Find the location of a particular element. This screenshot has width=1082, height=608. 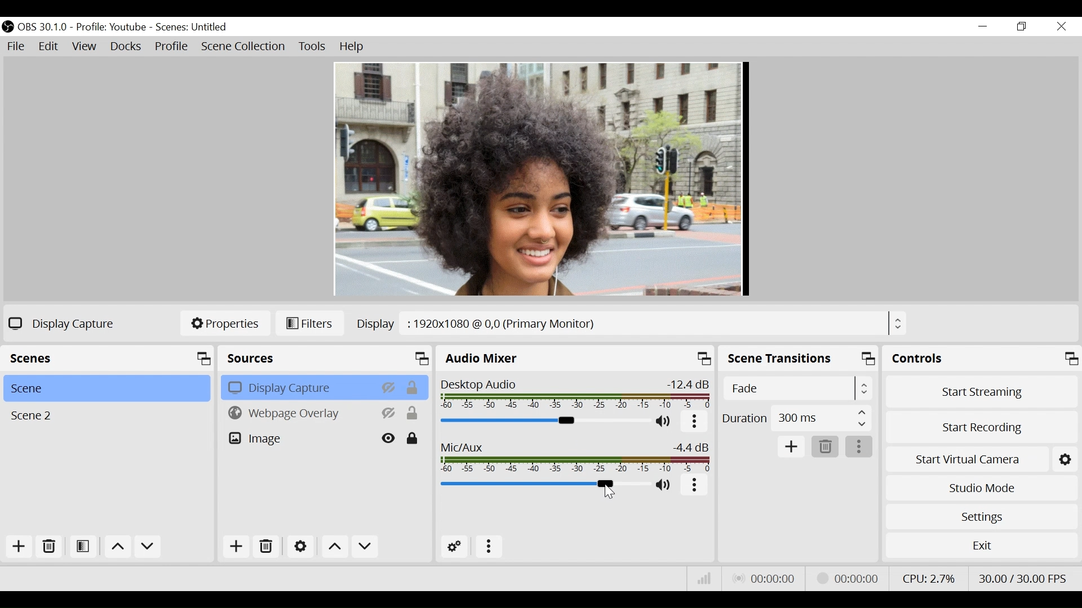

(un)mute is located at coordinates (667, 485).